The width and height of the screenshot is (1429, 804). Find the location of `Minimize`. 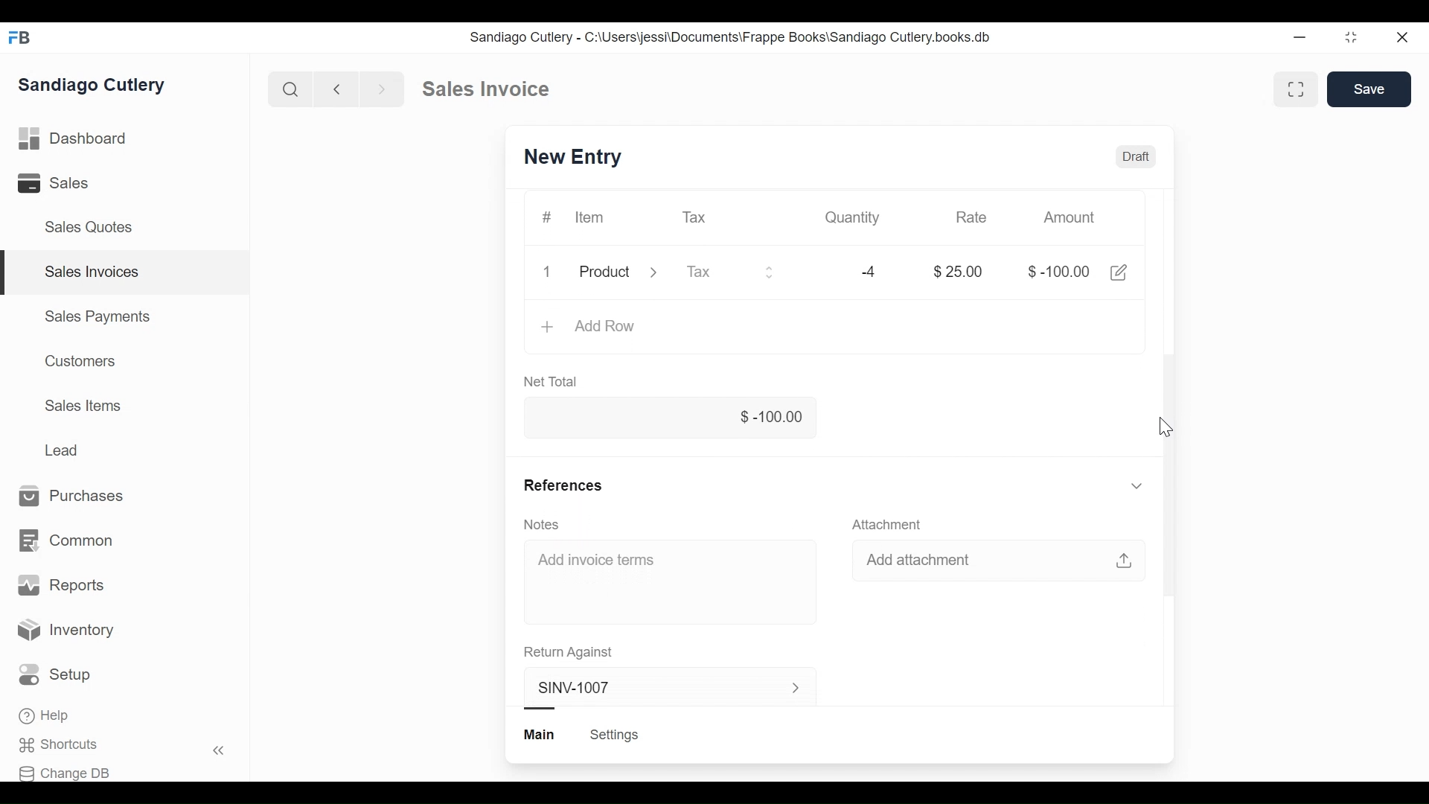

Minimize is located at coordinates (1298, 37).